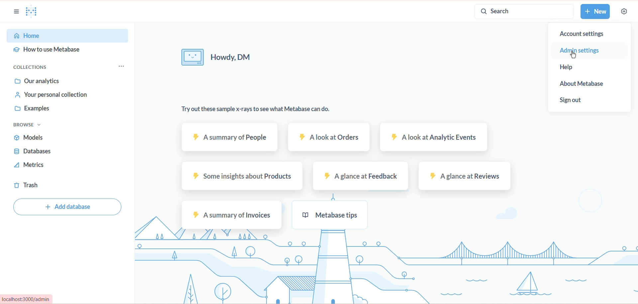  What do you see at coordinates (583, 84) in the screenshot?
I see `about metabase` at bounding box center [583, 84].